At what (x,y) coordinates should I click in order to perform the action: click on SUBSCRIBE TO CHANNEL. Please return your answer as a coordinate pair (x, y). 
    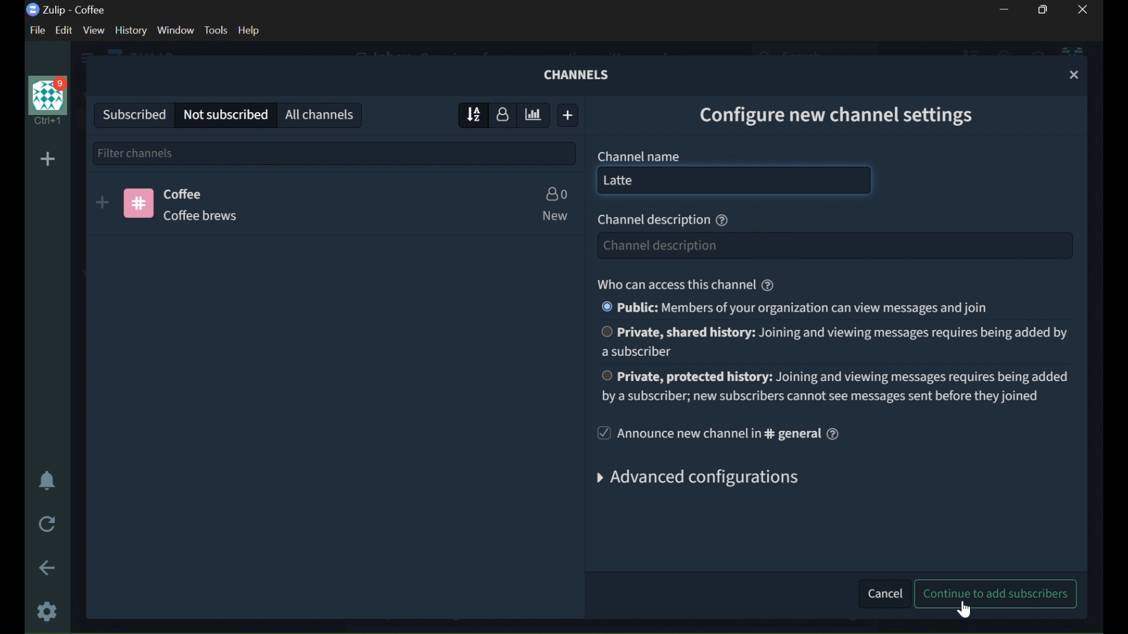
    Looking at the image, I should click on (102, 203).